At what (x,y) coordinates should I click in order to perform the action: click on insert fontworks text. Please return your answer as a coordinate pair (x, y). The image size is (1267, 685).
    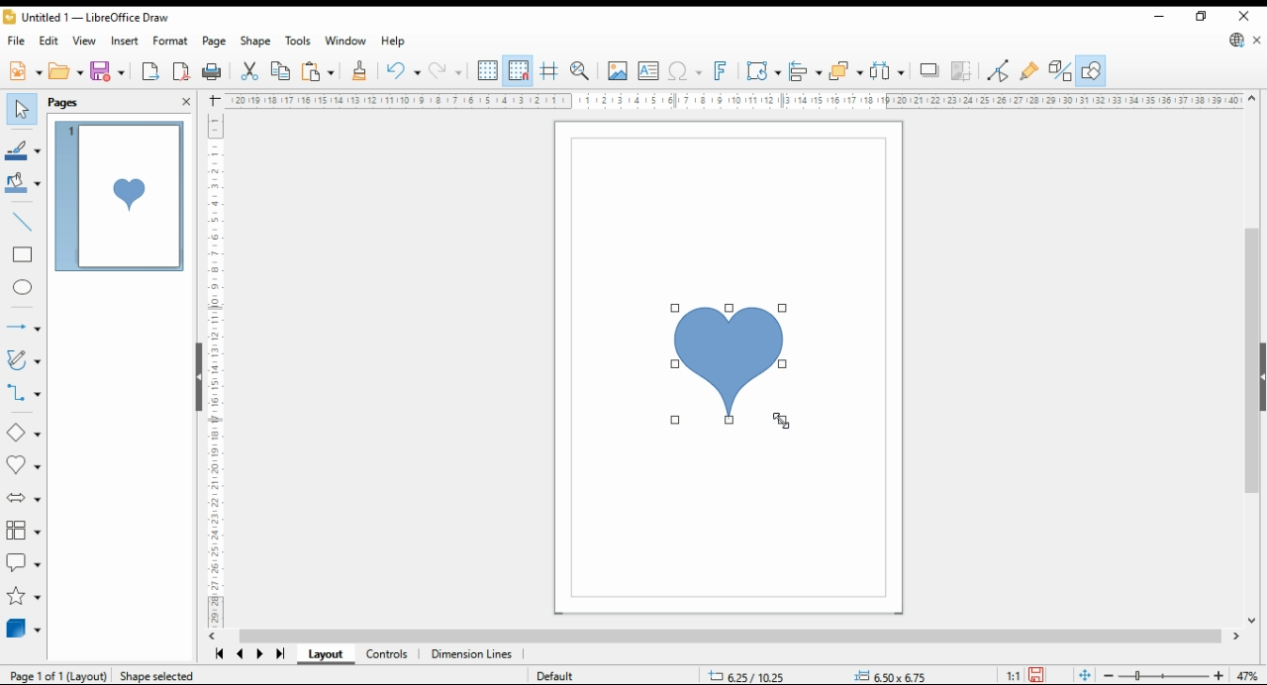
    Looking at the image, I should click on (723, 71).